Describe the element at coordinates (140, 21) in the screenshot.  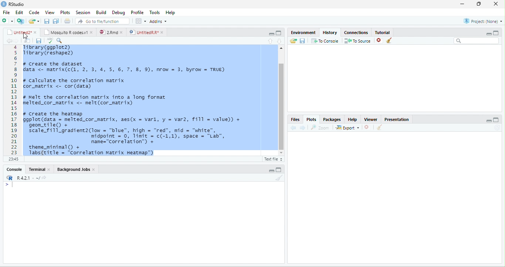
I see `grid` at that location.